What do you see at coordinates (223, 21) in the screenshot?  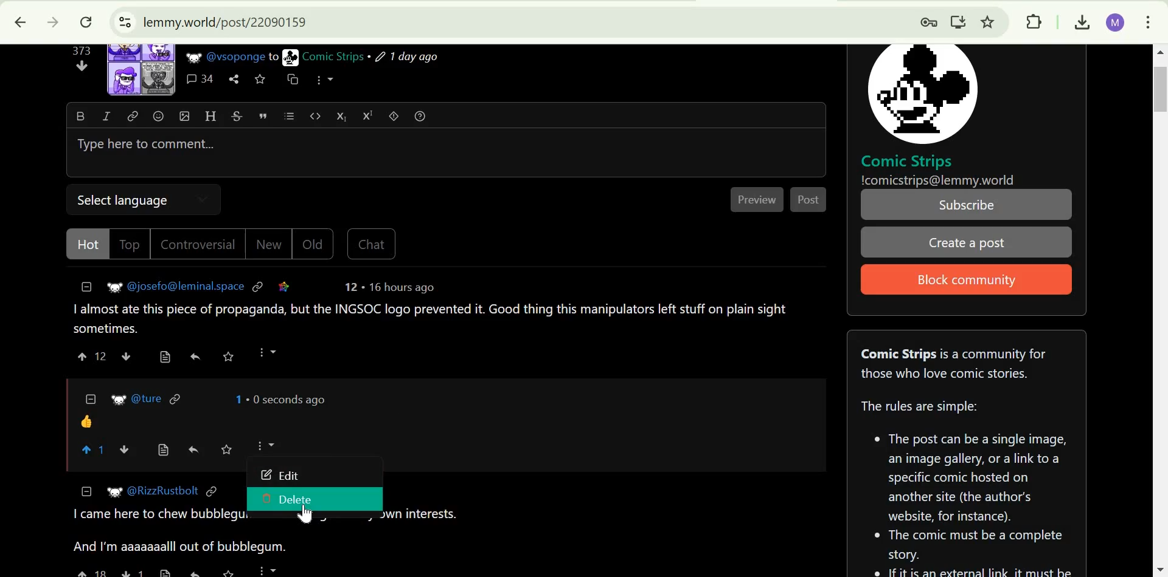 I see `lemmy.world/post/22090159` at bounding box center [223, 21].